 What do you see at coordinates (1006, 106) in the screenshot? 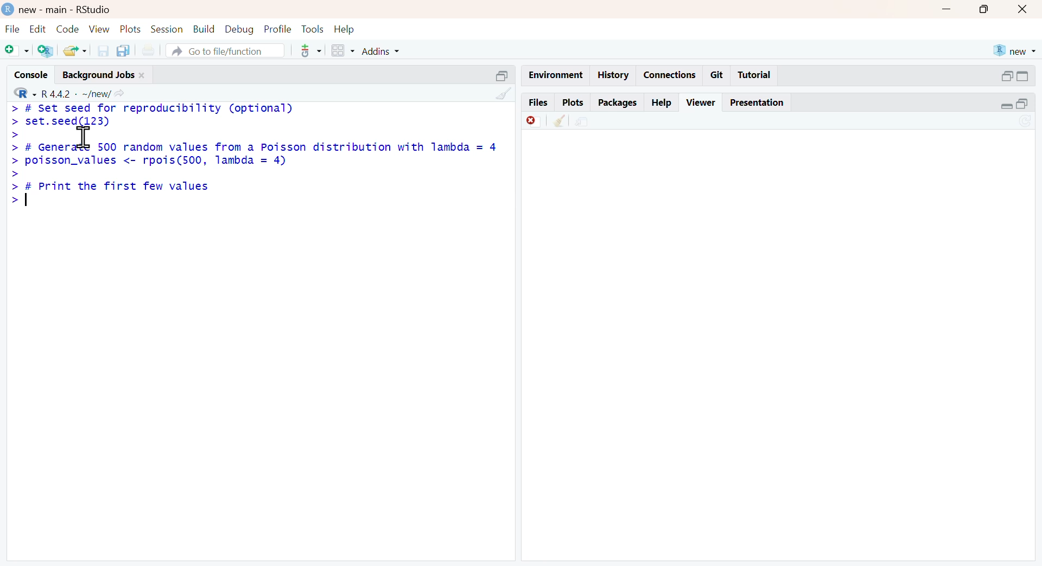
I see `expand/collapse` at bounding box center [1006, 106].